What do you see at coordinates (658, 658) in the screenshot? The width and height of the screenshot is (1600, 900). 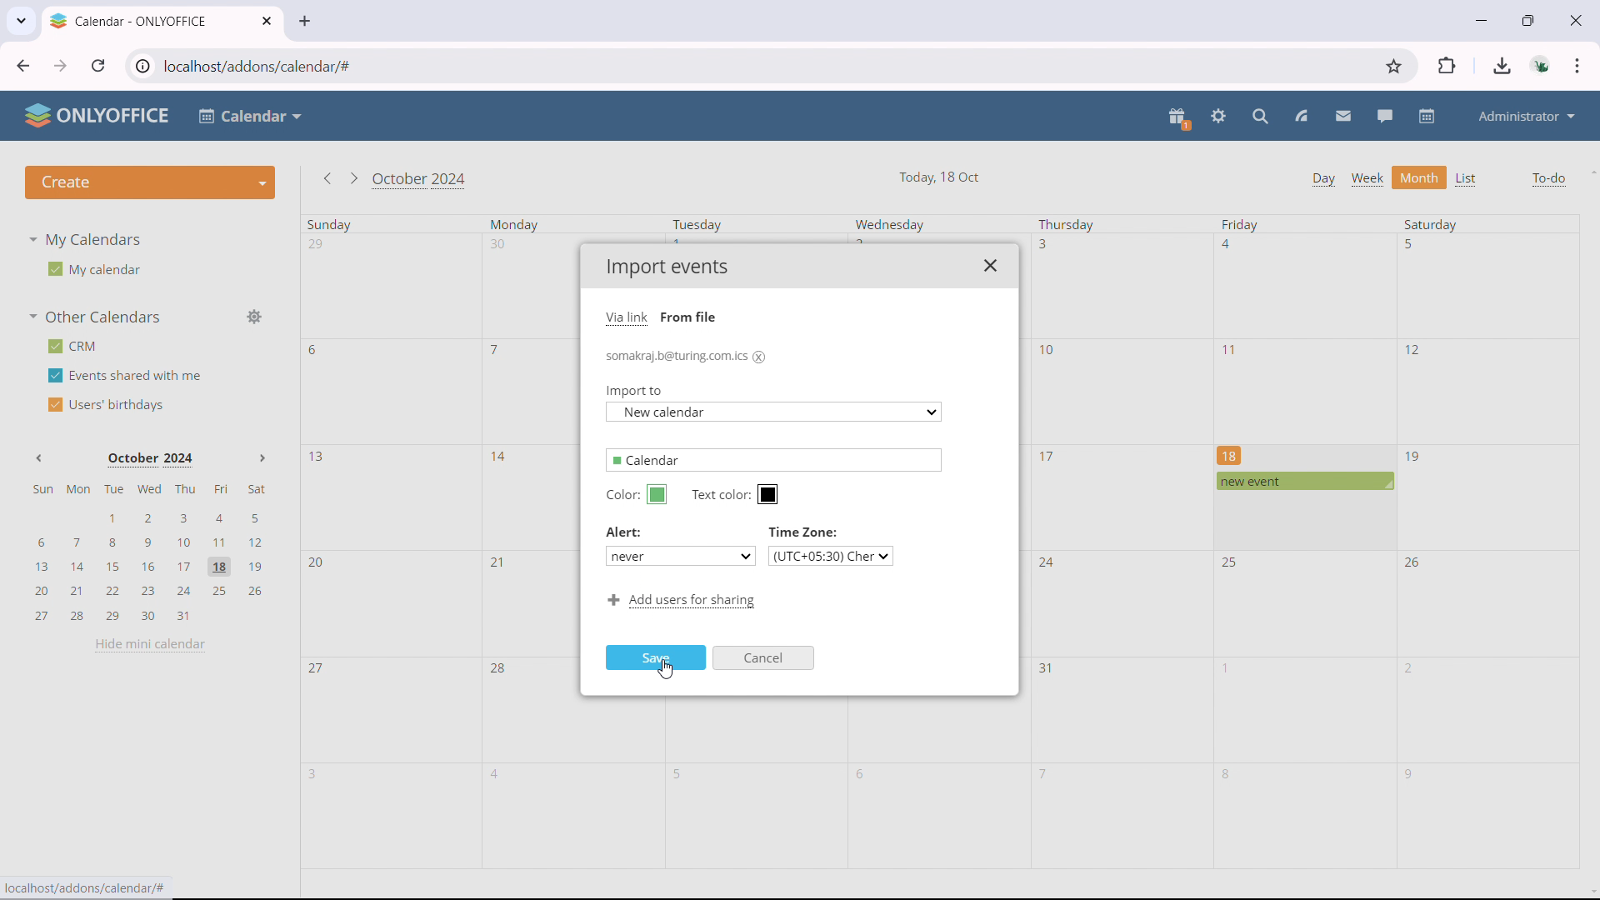 I see `Save` at bounding box center [658, 658].